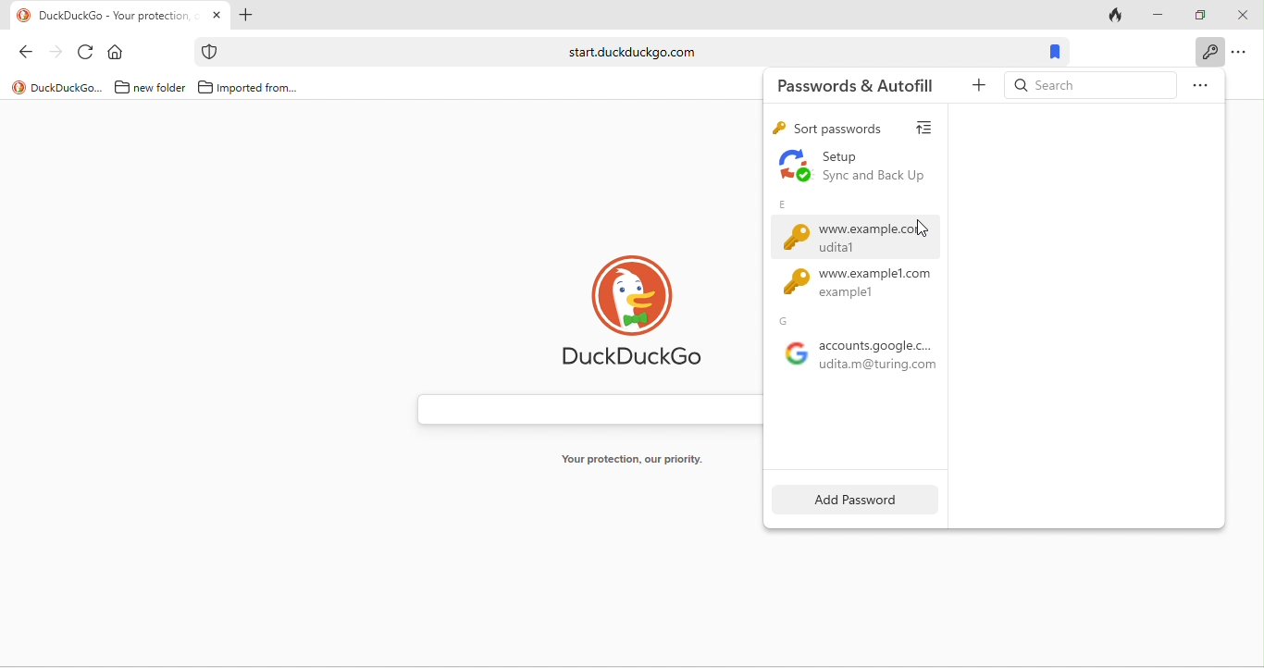  I want to click on search bar, so click(584, 409).